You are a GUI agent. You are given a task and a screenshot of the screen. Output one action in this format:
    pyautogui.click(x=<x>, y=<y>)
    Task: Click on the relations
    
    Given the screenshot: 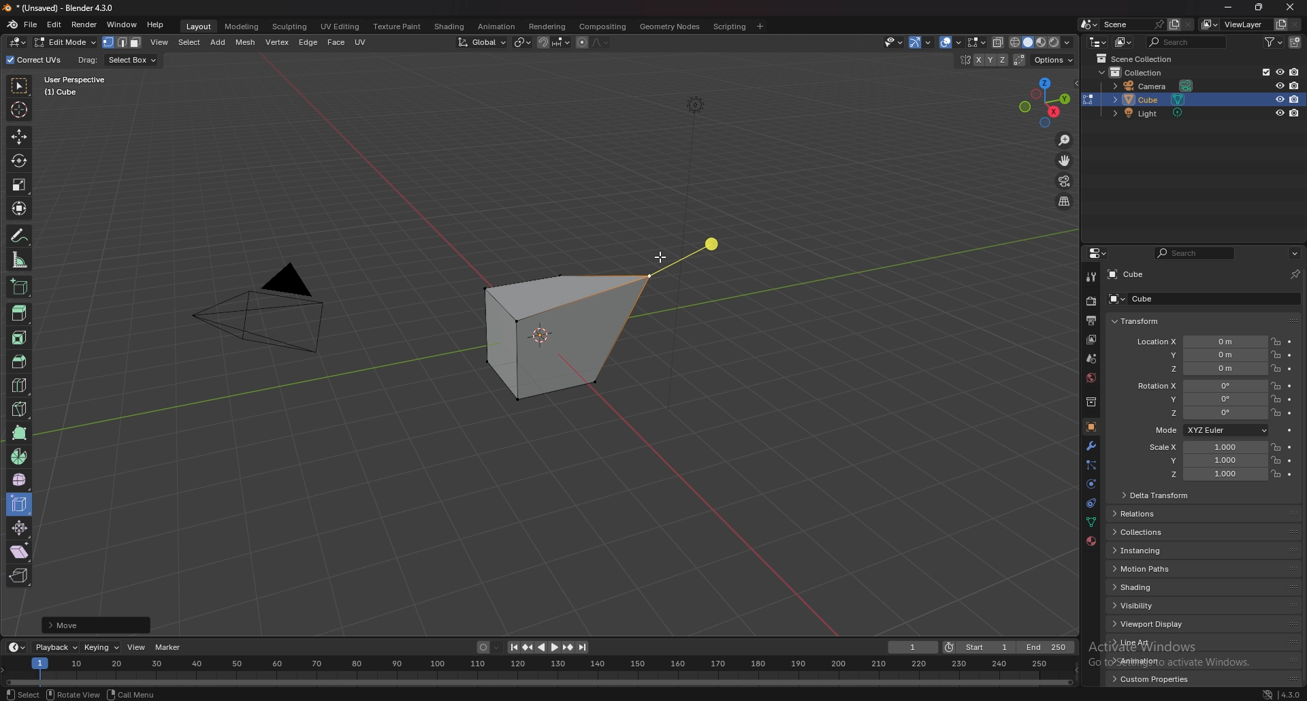 What is the action you would take?
    pyautogui.click(x=1145, y=515)
    